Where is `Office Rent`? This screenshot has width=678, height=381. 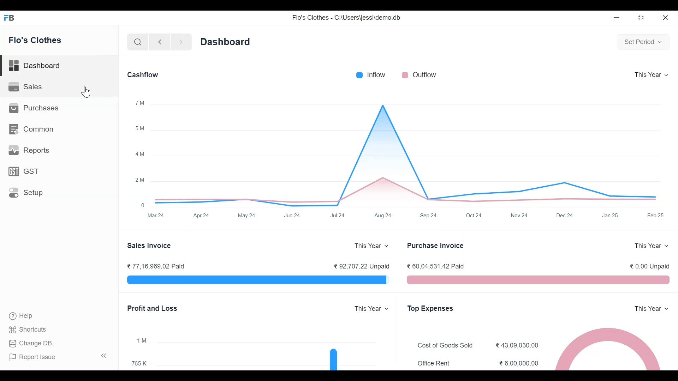 Office Rent is located at coordinates (434, 363).